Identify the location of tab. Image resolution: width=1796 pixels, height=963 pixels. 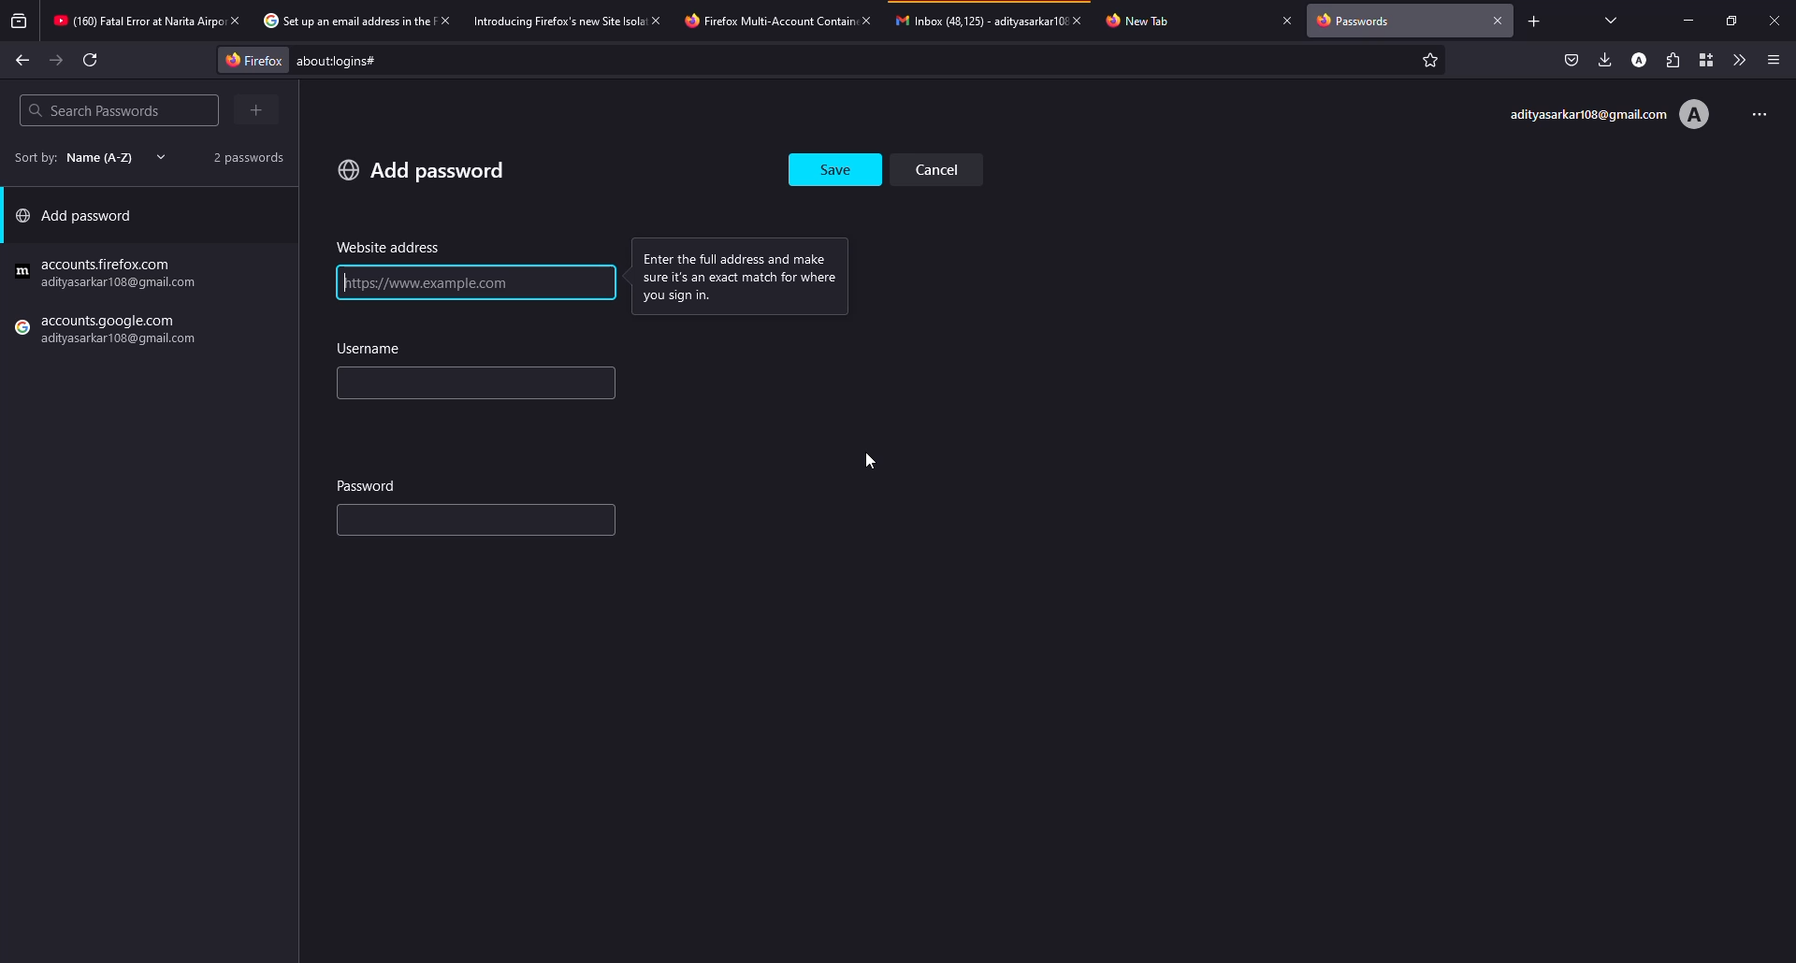
(343, 22).